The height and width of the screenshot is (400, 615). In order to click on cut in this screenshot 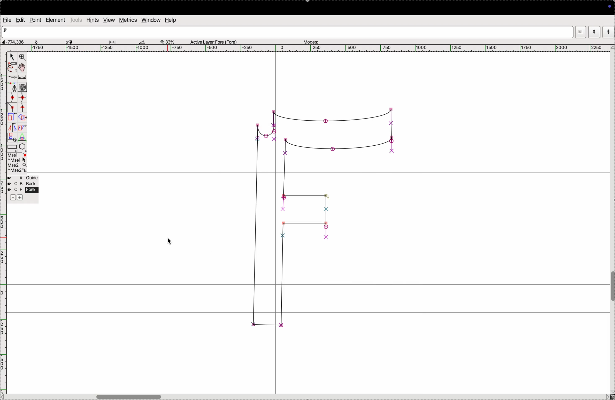, I will do `click(12, 78)`.